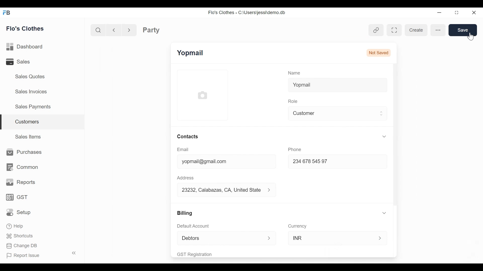 The image size is (483, 271). I want to click on Expand, so click(381, 237).